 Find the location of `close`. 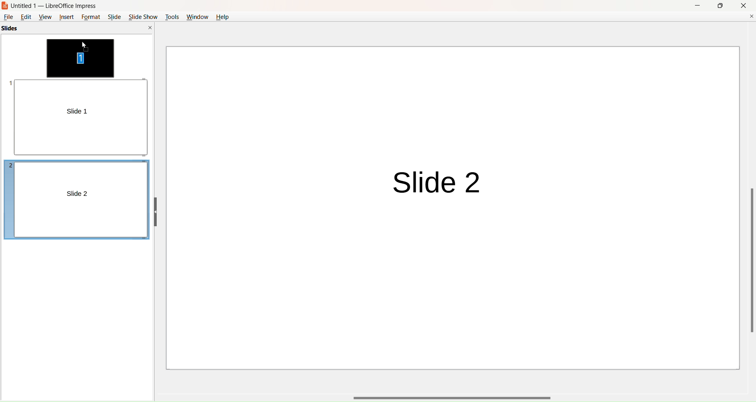

close is located at coordinates (745, 7).